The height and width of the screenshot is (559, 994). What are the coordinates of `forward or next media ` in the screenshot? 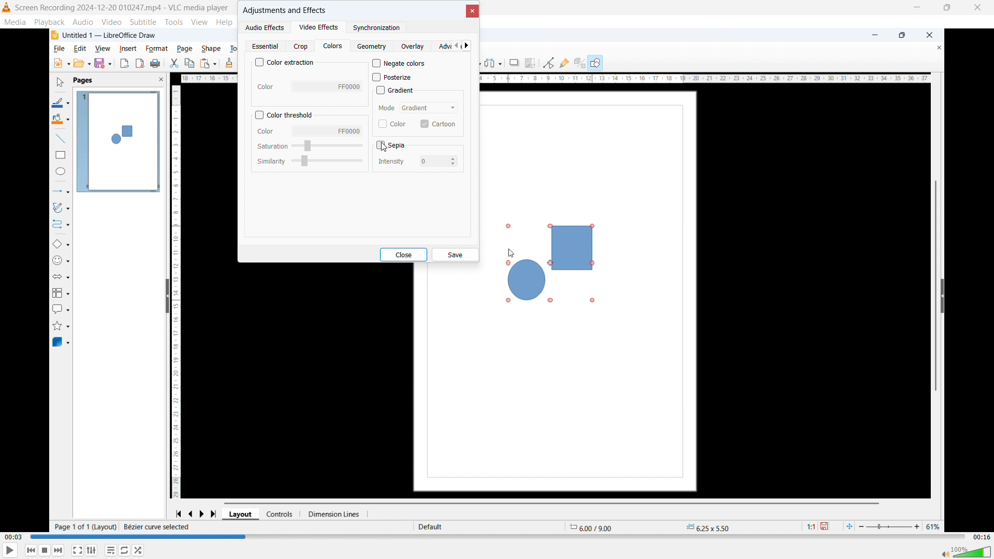 It's located at (58, 551).